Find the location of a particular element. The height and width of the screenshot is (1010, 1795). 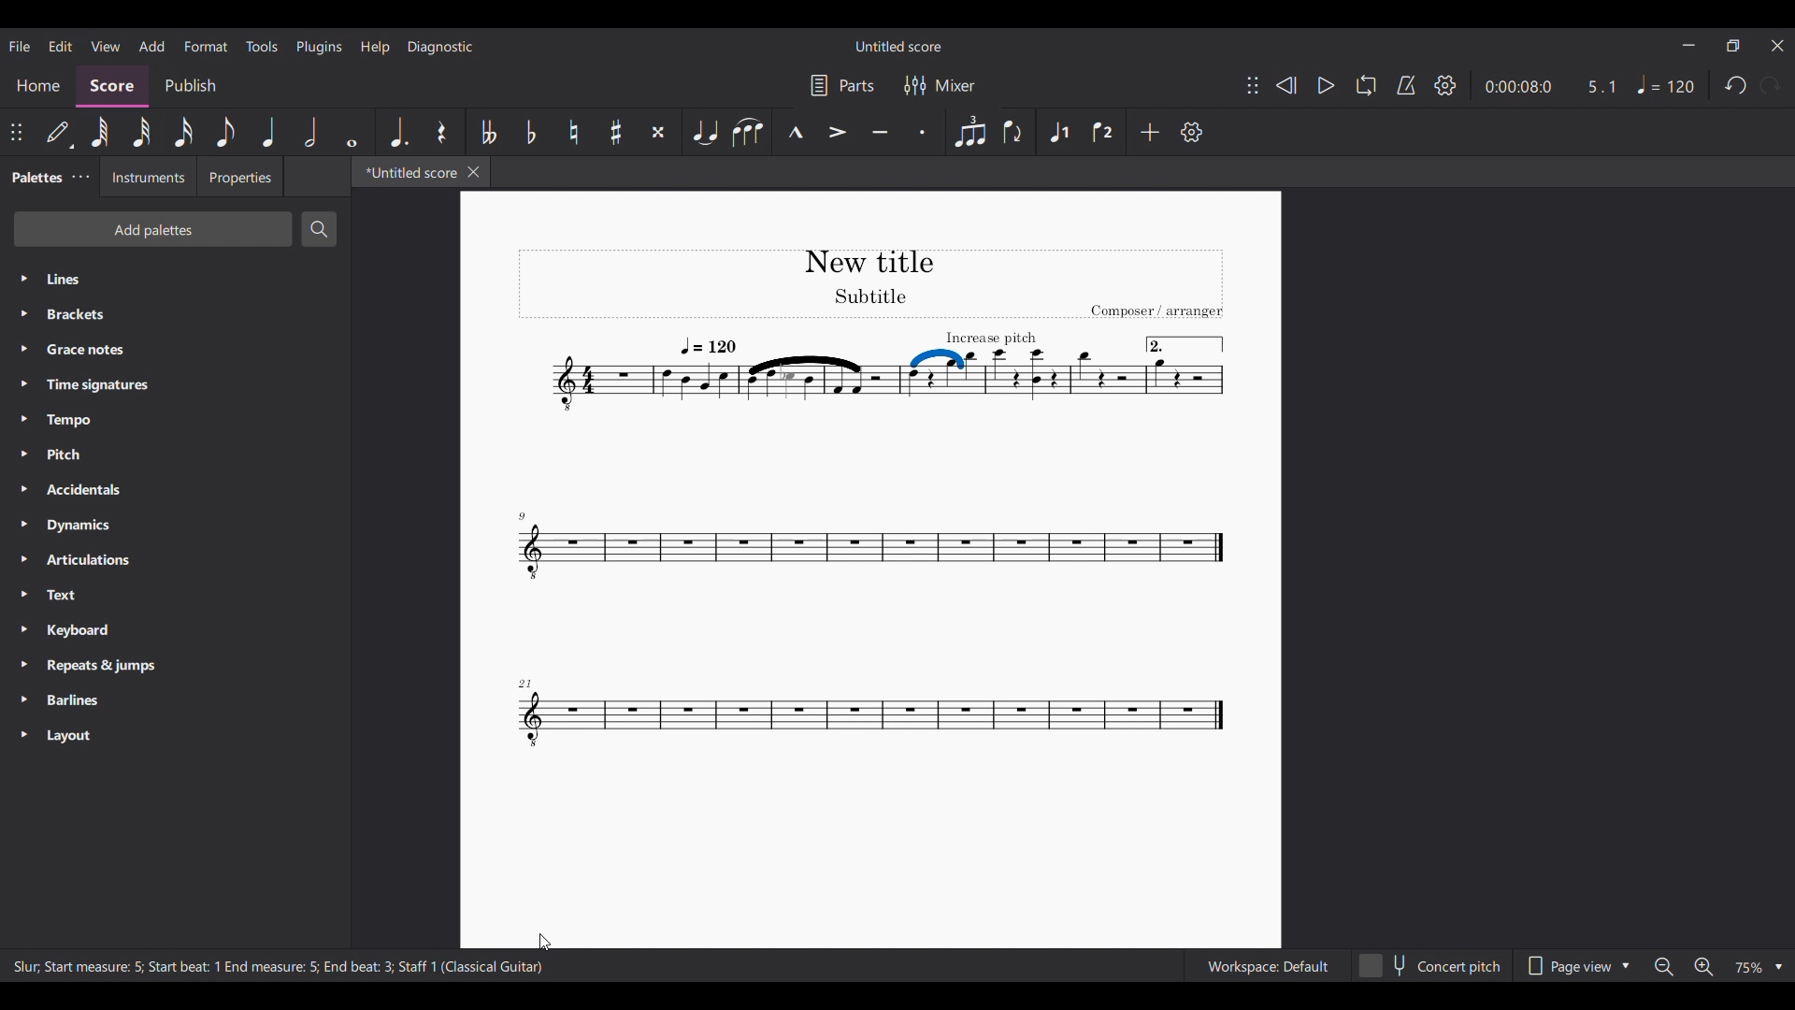

Concert pitch toggle is located at coordinates (1431, 965).